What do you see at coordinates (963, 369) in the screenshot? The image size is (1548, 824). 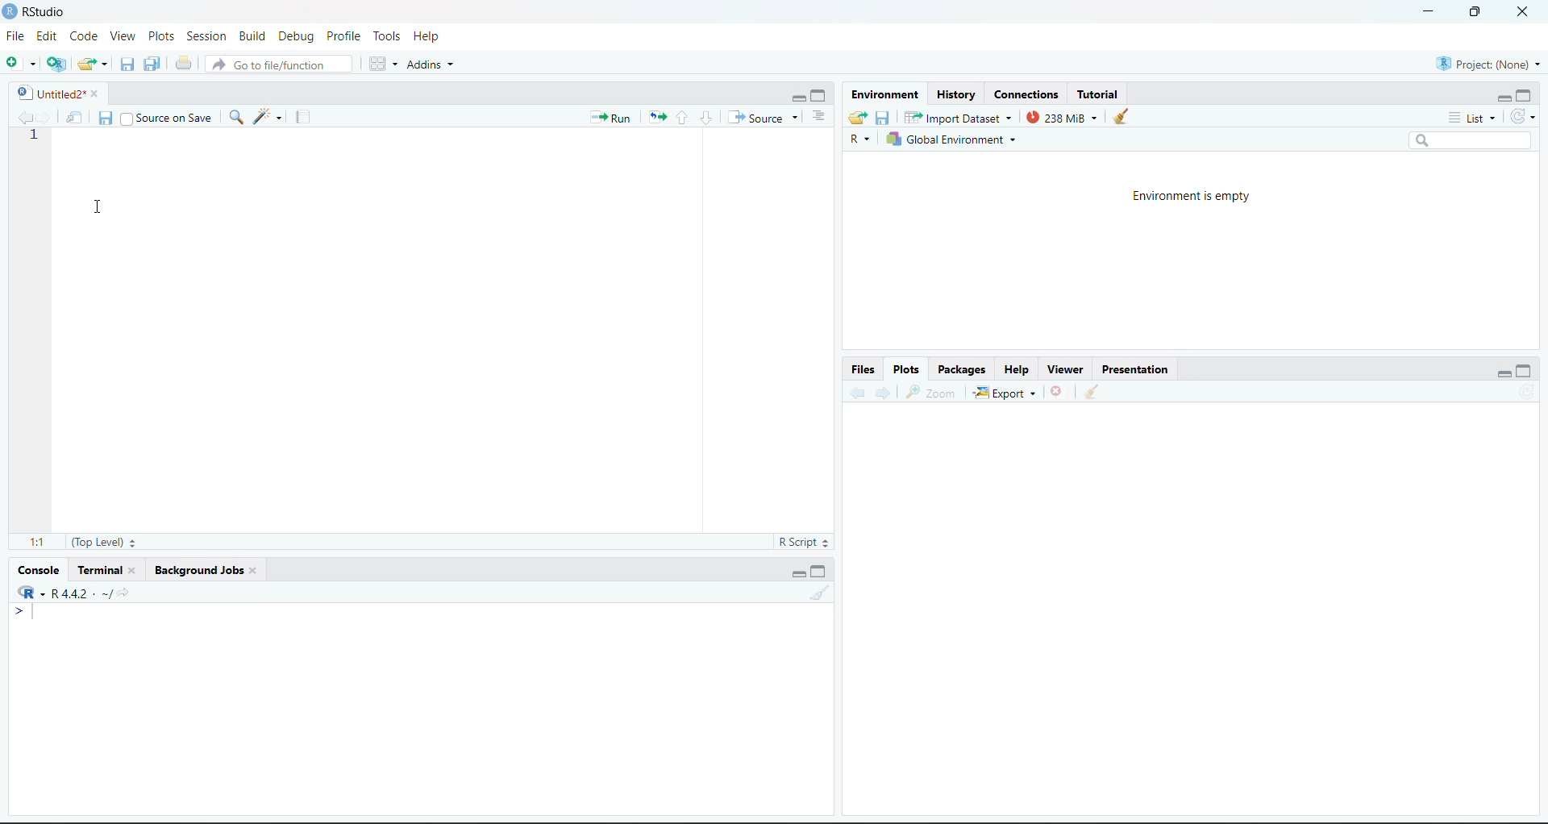 I see `Packages` at bounding box center [963, 369].